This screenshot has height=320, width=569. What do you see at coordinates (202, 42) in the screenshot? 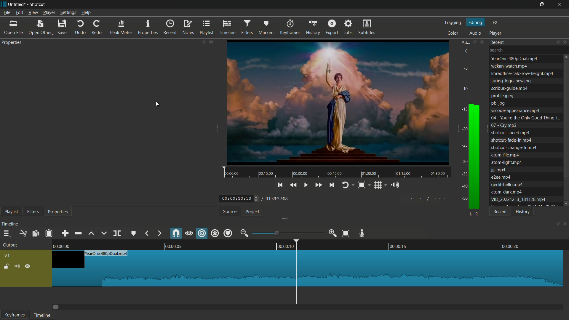
I see `change layout` at bounding box center [202, 42].